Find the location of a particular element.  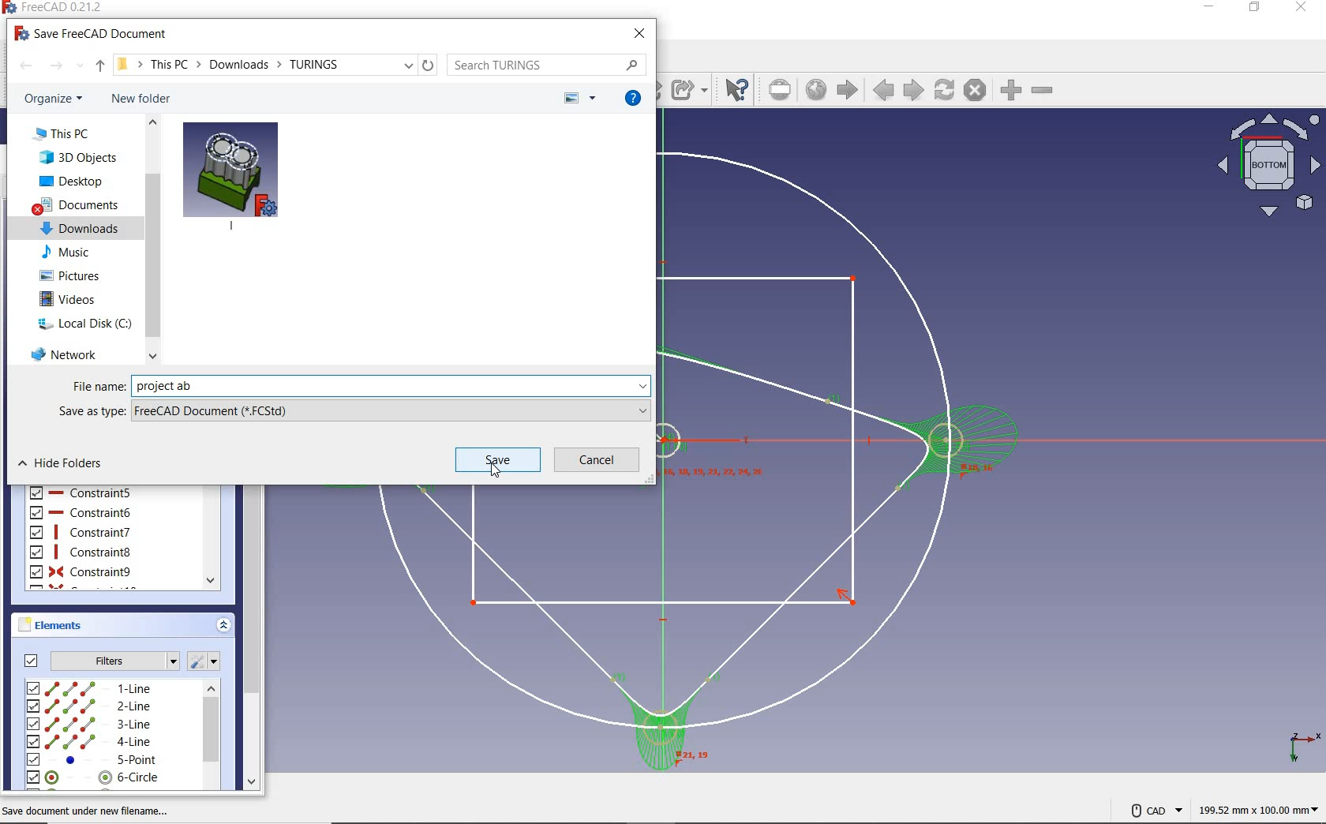

desktop is located at coordinates (72, 182).